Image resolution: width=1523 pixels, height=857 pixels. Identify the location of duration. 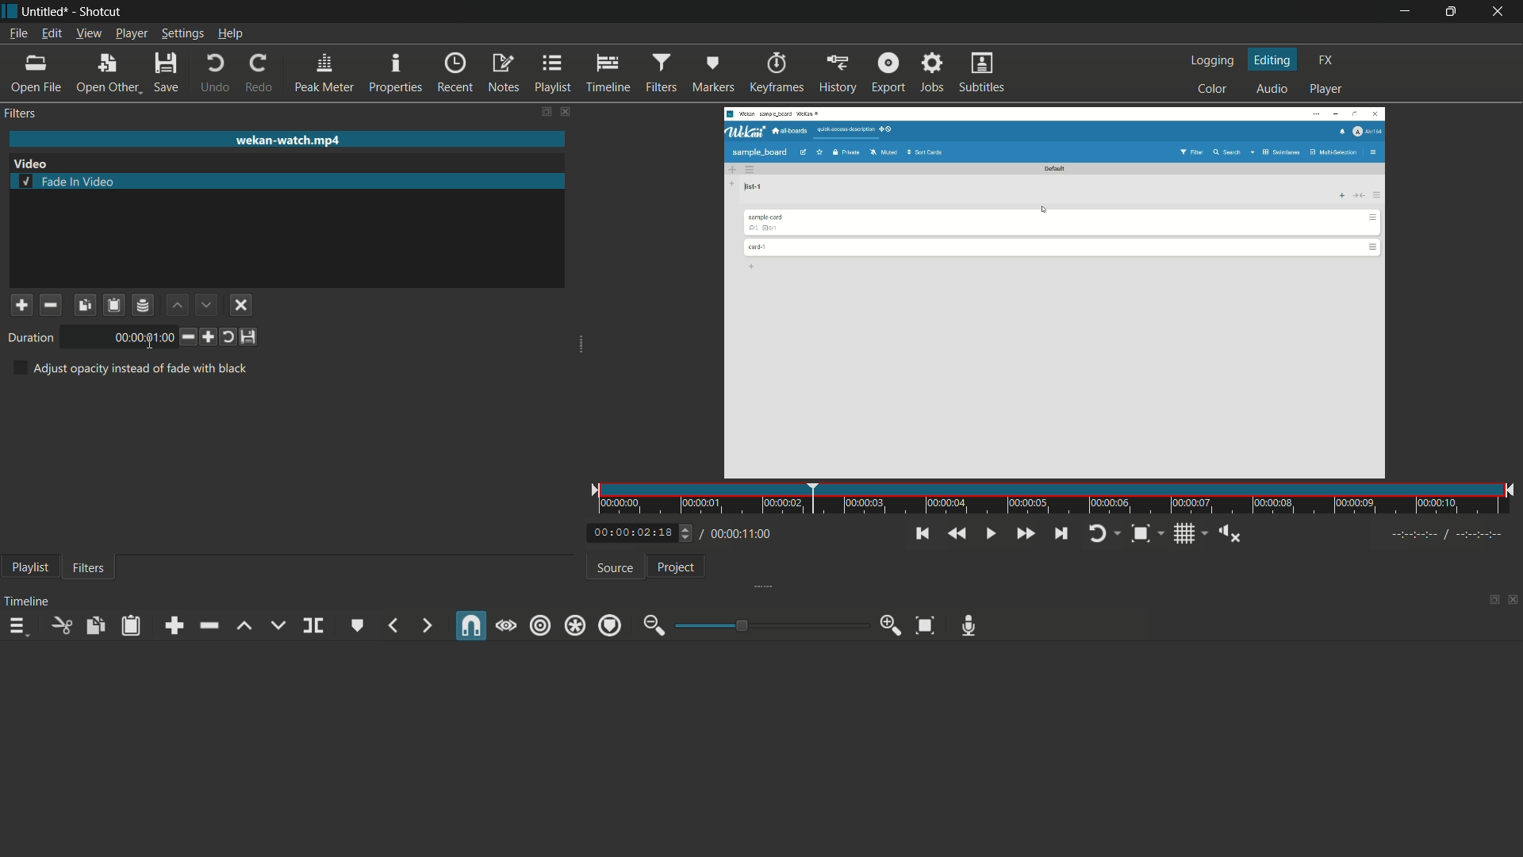
(28, 338).